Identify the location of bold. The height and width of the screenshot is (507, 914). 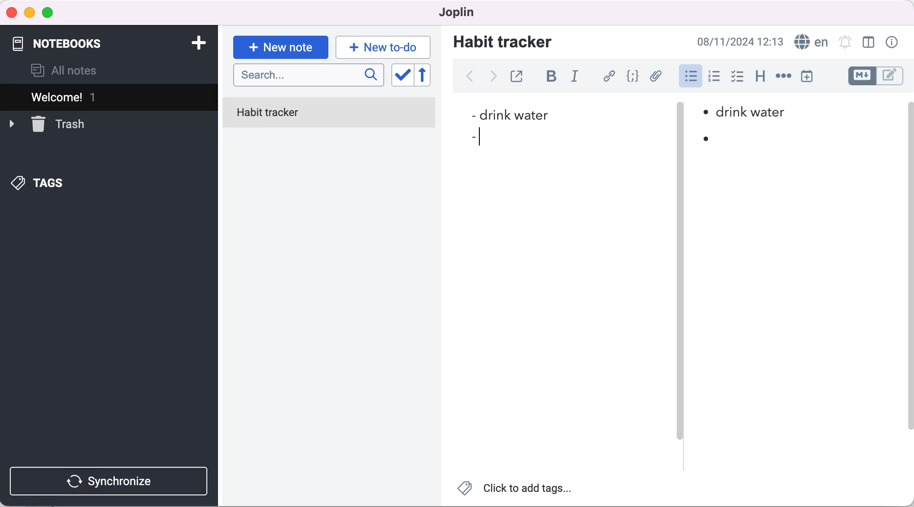
(555, 77).